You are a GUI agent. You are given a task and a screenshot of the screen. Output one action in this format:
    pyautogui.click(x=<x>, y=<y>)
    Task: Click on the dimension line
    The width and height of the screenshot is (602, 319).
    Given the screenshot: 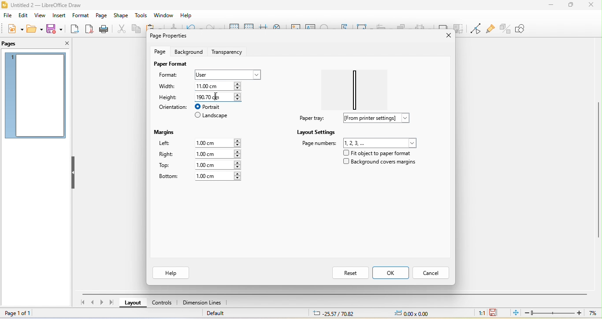 What is the action you would take?
    pyautogui.click(x=202, y=303)
    